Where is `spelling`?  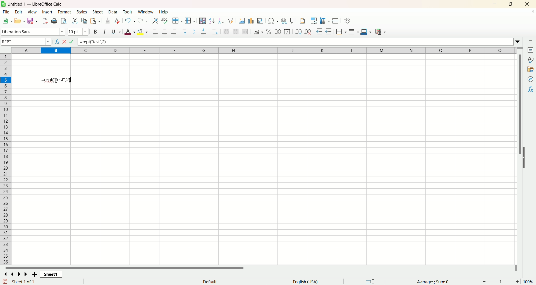 spelling is located at coordinates (164, 21).